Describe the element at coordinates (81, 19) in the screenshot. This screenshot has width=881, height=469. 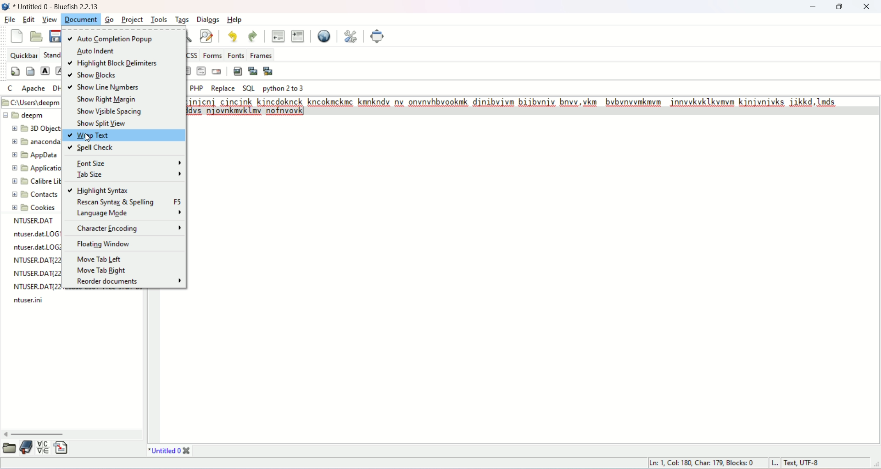
I see `document` at that location.